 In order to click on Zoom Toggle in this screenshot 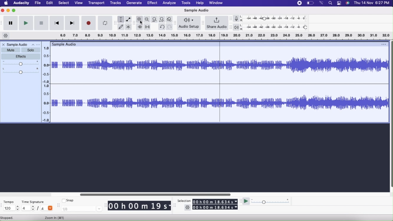, I will do `click(169, 19)`.